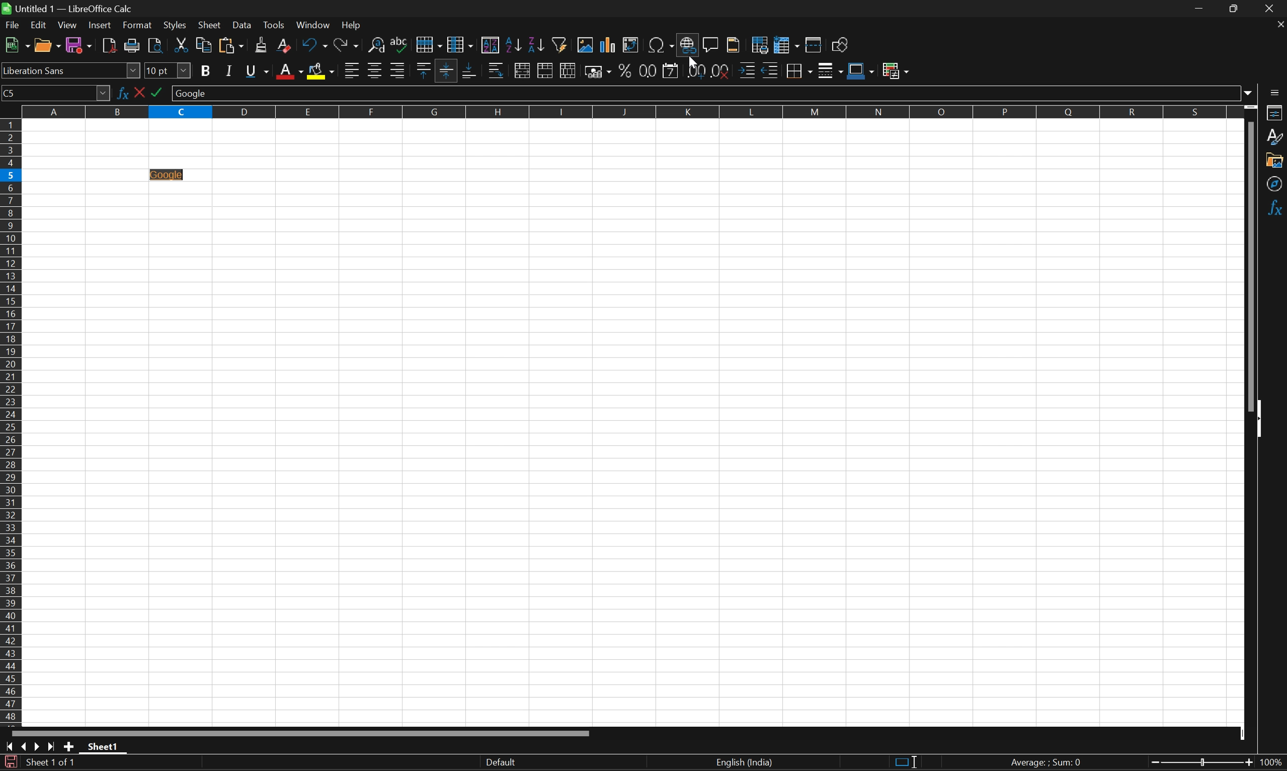  I want to click on Align center, so click(377, 72).